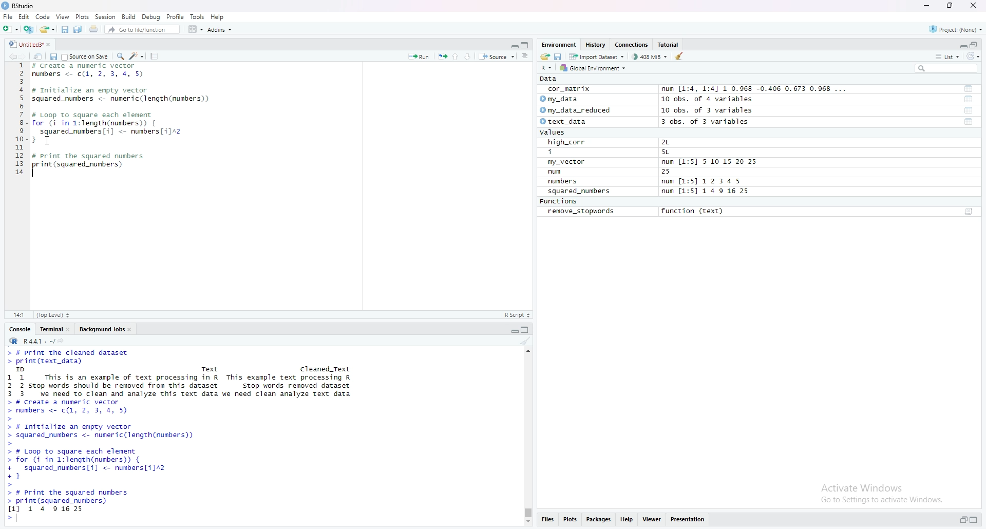  I want to click on verical scrollbar, so click(527, 513).